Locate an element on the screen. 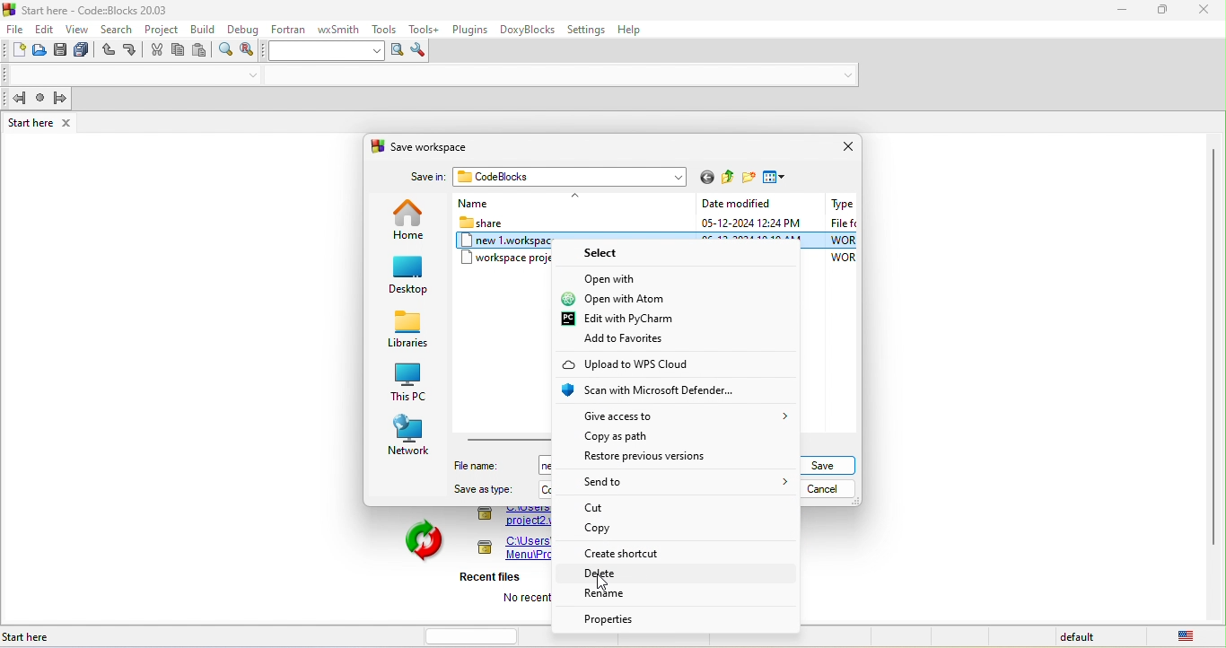 This screenshot has height=648, width=1226. Type is located at coordinates (841, 204).